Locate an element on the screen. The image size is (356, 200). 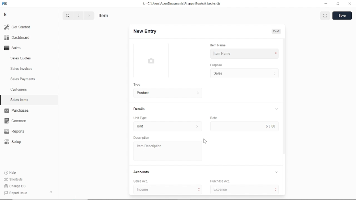
Search is located at coordinates (68, 16).